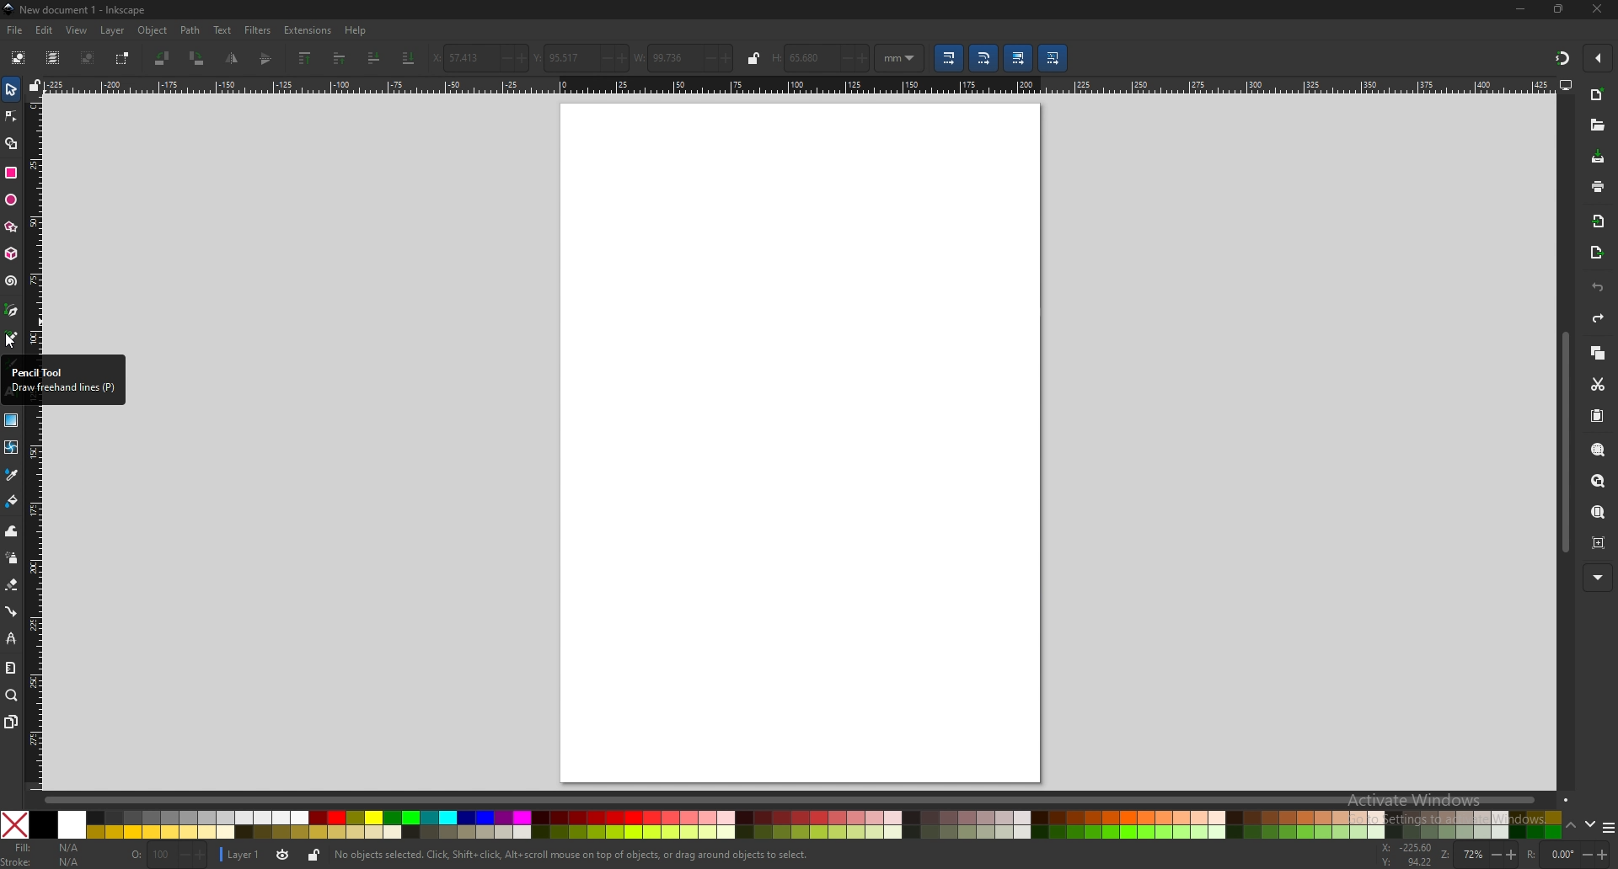  I want to click on paste, so click(1597, 416).